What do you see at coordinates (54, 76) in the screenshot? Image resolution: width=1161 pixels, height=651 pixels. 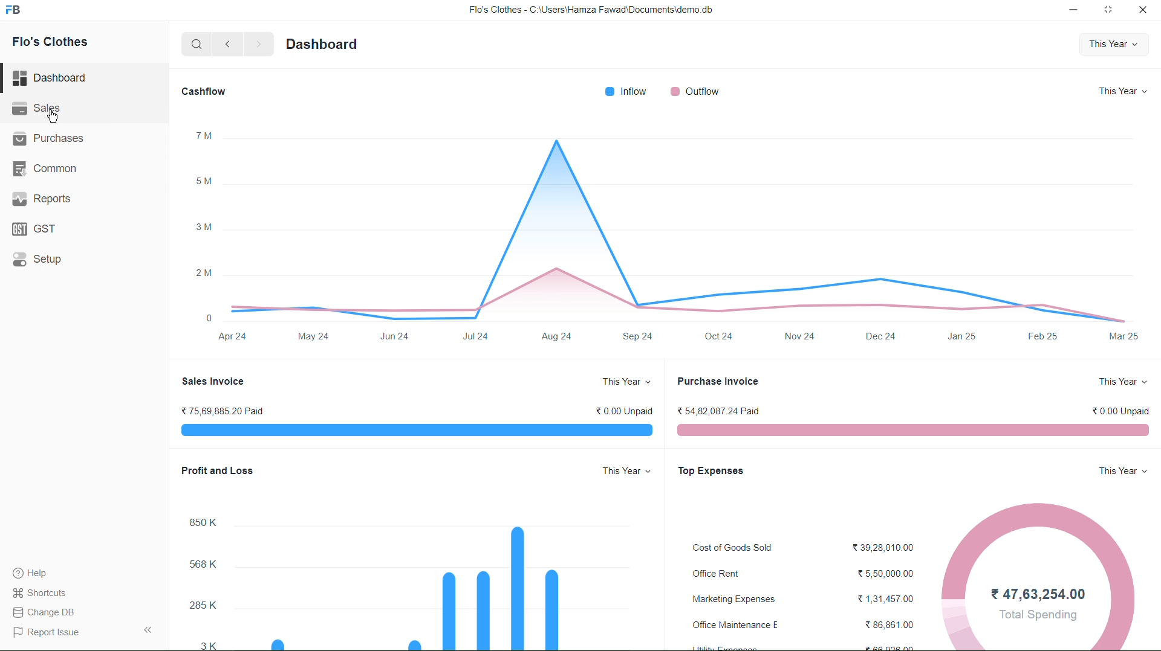 I see `Dashboard` at bounding box center [54, 76].